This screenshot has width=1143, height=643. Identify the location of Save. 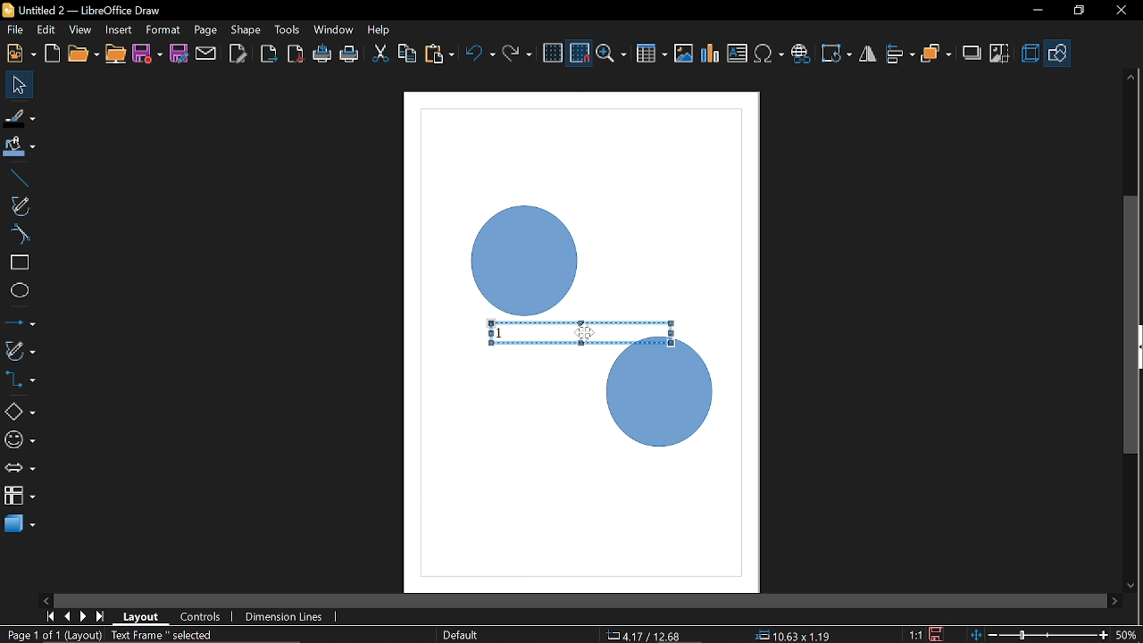
(939, 634).